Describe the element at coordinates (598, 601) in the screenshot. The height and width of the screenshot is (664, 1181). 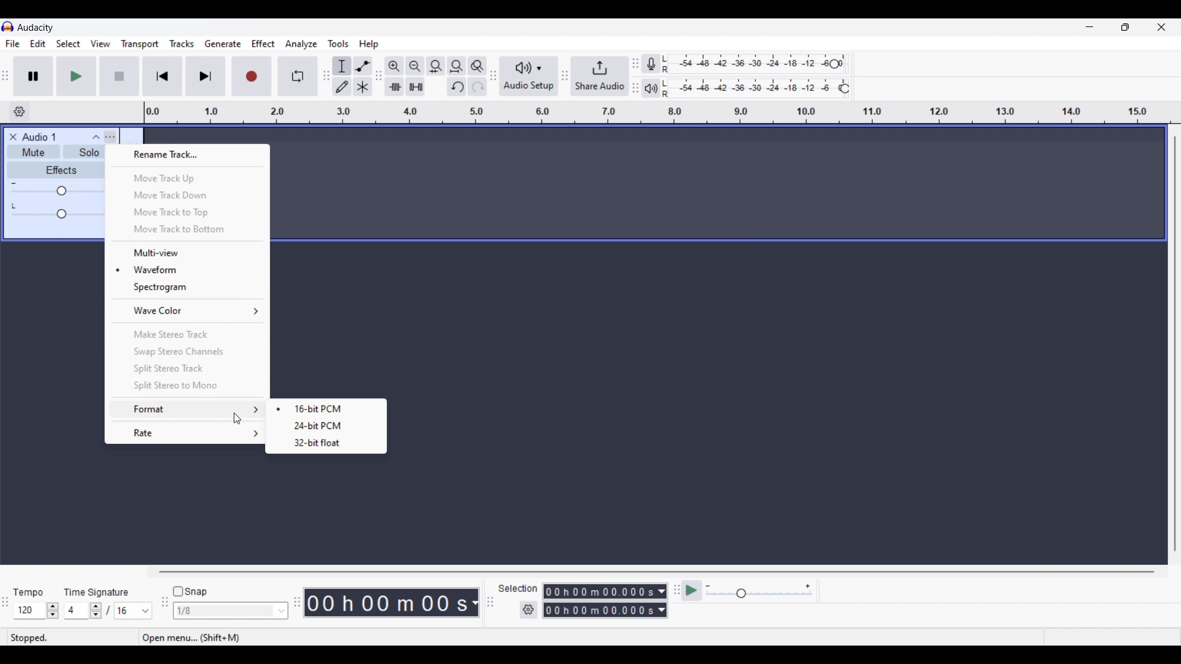
I see `Recording duration` at that location.